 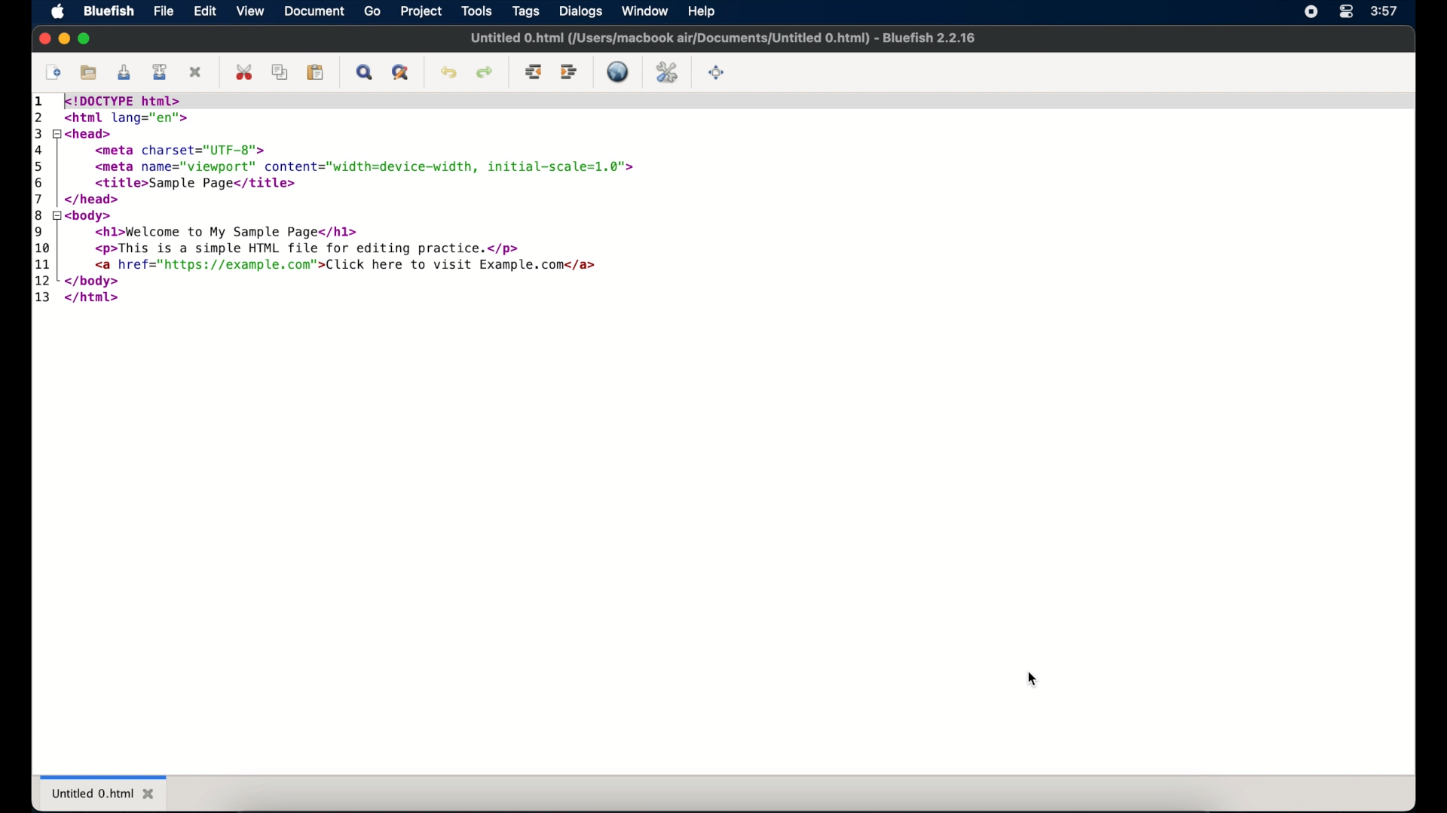 What do you see at coordinates (63, 38) in the screenshot?
I see `minimize` at bounding box center [63, 38].